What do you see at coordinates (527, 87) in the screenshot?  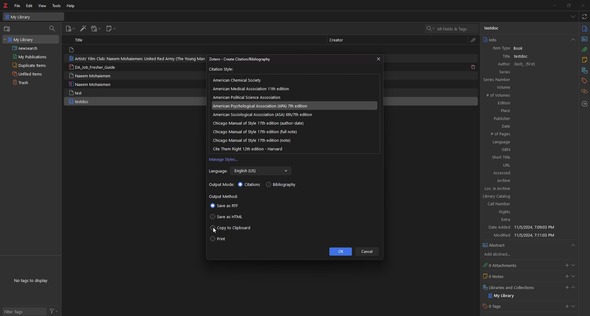 I see `Volume` at bounding box center [527, 87].